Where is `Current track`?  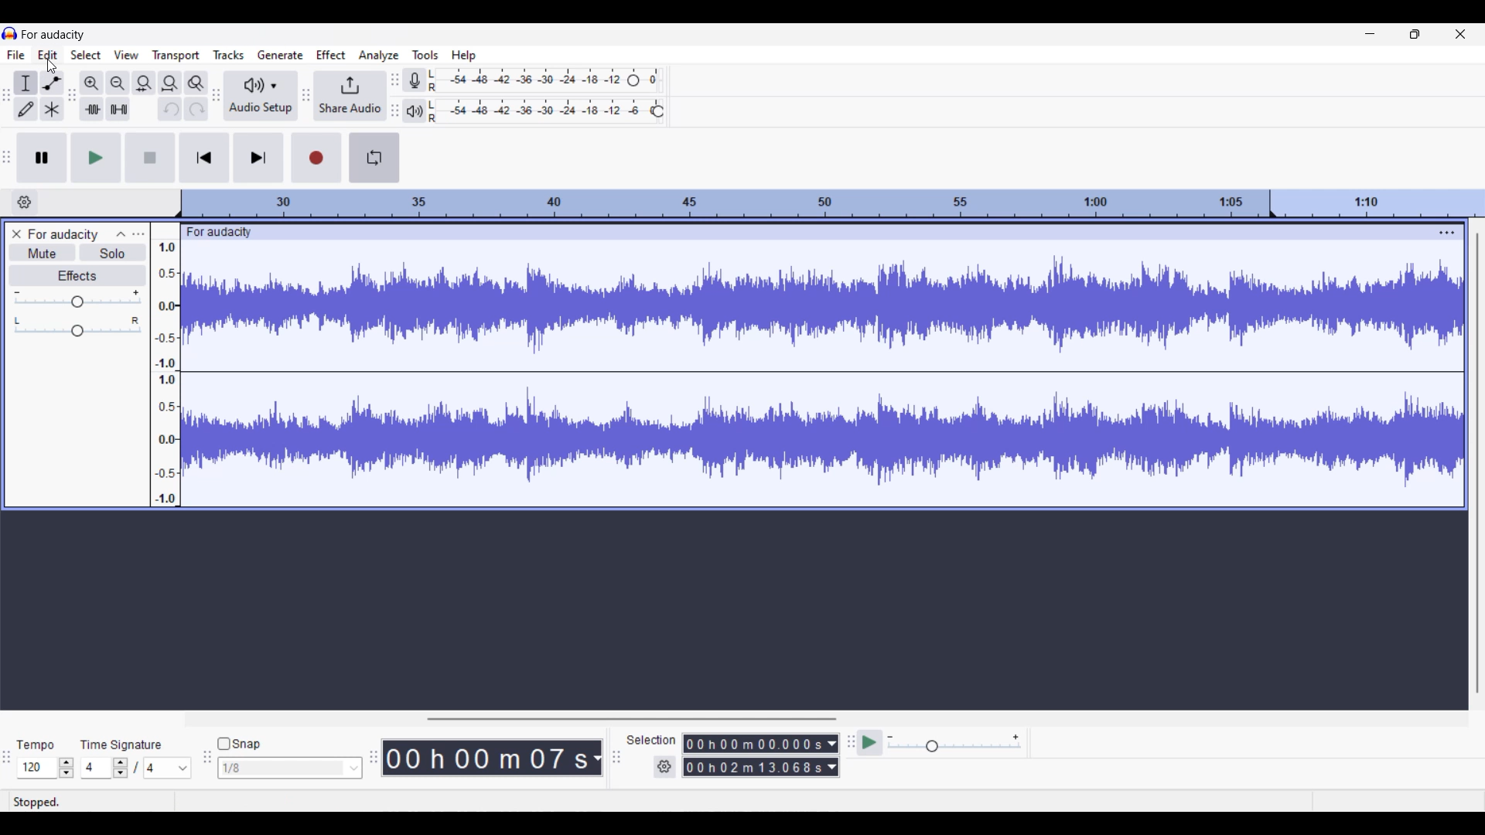
Current track is located at coordinates (808, 374).